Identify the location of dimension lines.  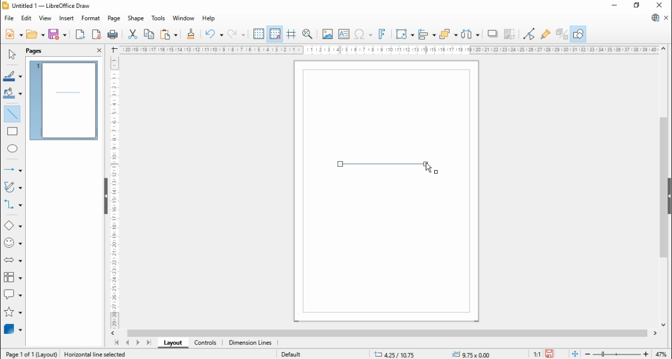
(250, 343).